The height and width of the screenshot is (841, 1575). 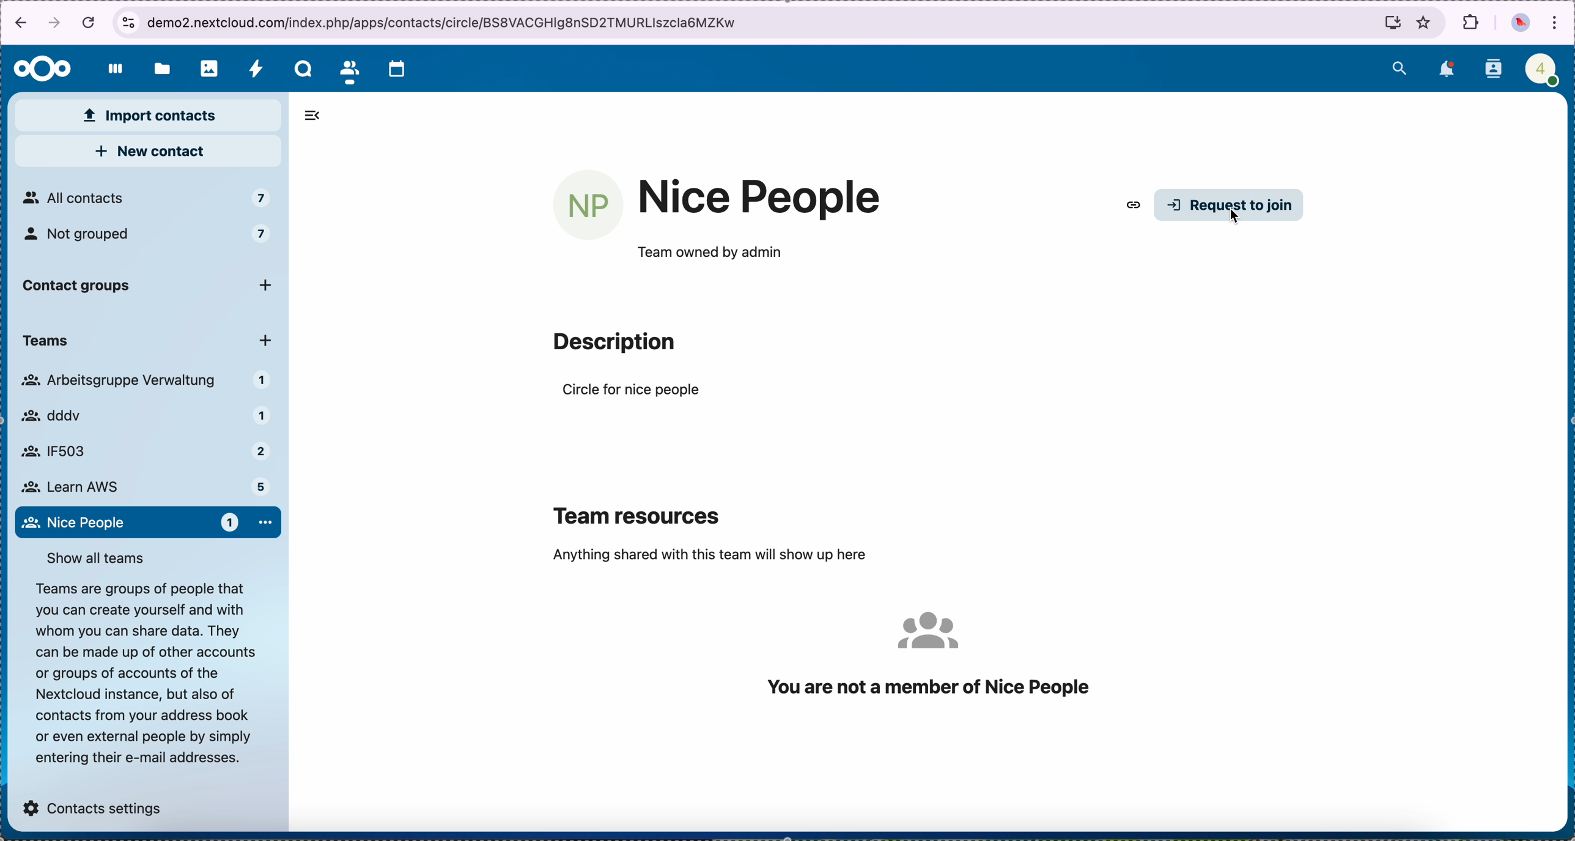 What do you see at coordinates (1241, 223) in the screenshot?
I see `cursor` at bounding box center [1241, 223].